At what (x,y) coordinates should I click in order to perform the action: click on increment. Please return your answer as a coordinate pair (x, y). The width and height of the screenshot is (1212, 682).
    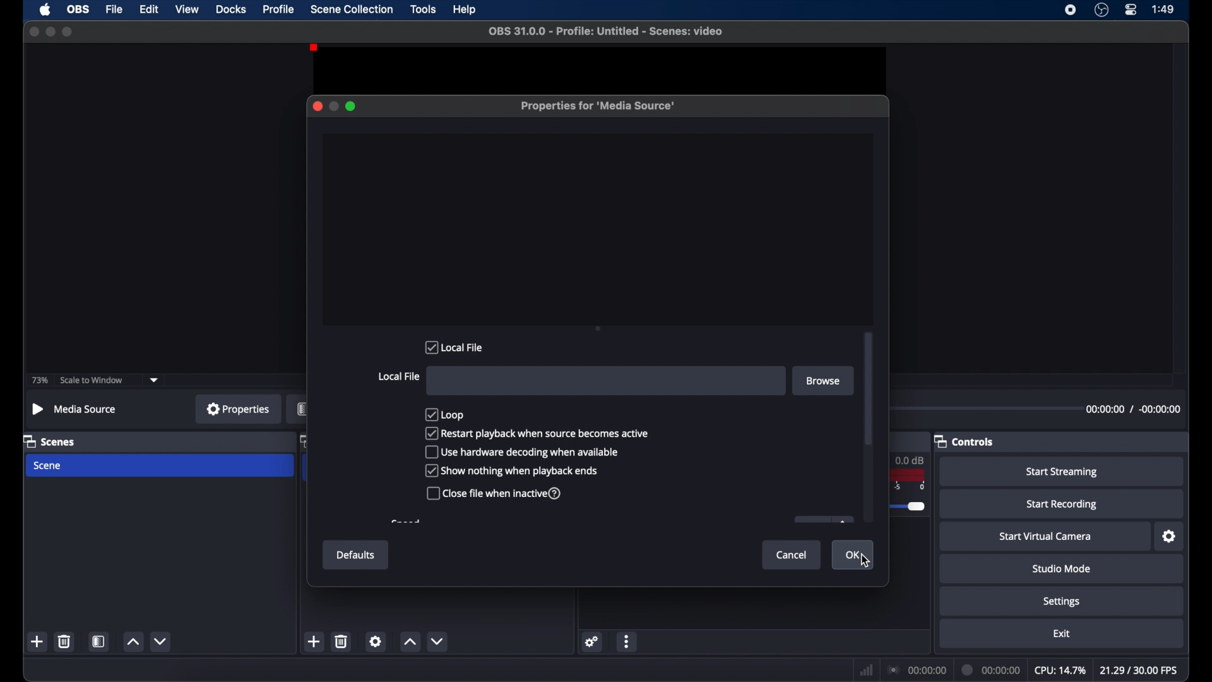
    Looking at the image, I should click on (409, 641).